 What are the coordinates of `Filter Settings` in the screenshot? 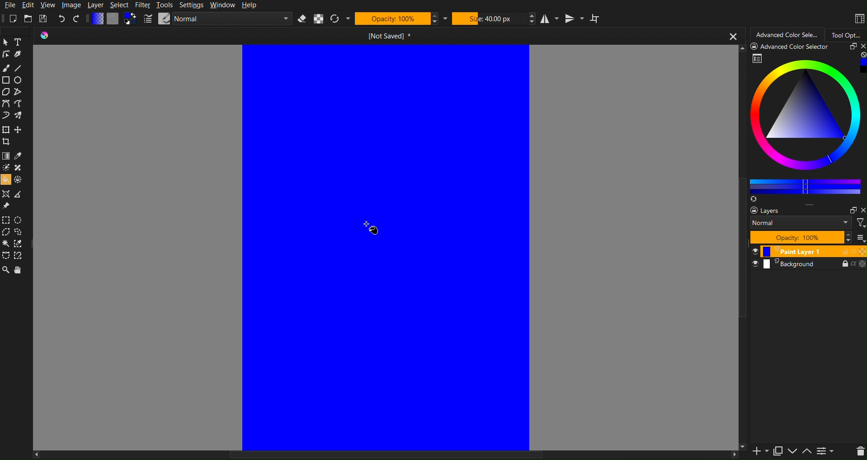 It's located at (825, 451).